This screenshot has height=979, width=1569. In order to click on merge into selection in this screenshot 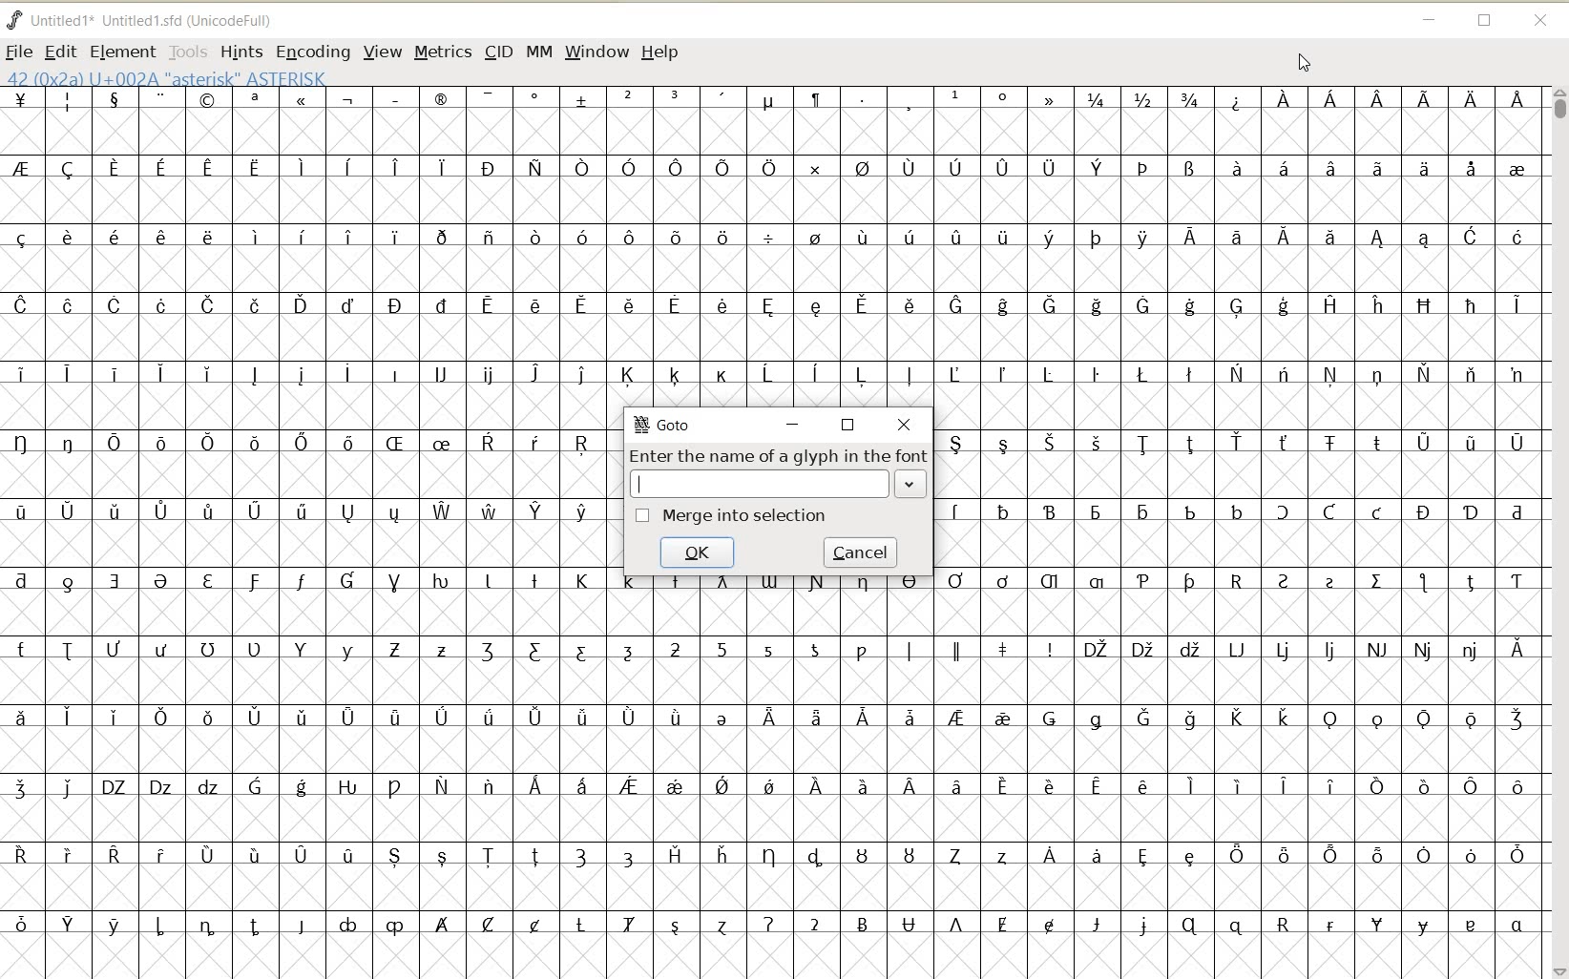, I will do `click(745, 516)`.